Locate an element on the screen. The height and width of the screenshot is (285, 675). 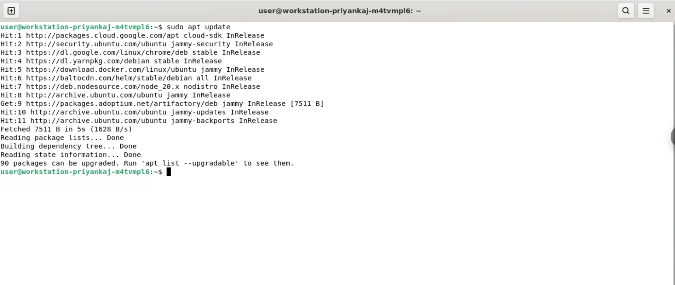
user@workstation-priyankaj-m4tvmpl6:~$ | is located at coordinates (86, 173).